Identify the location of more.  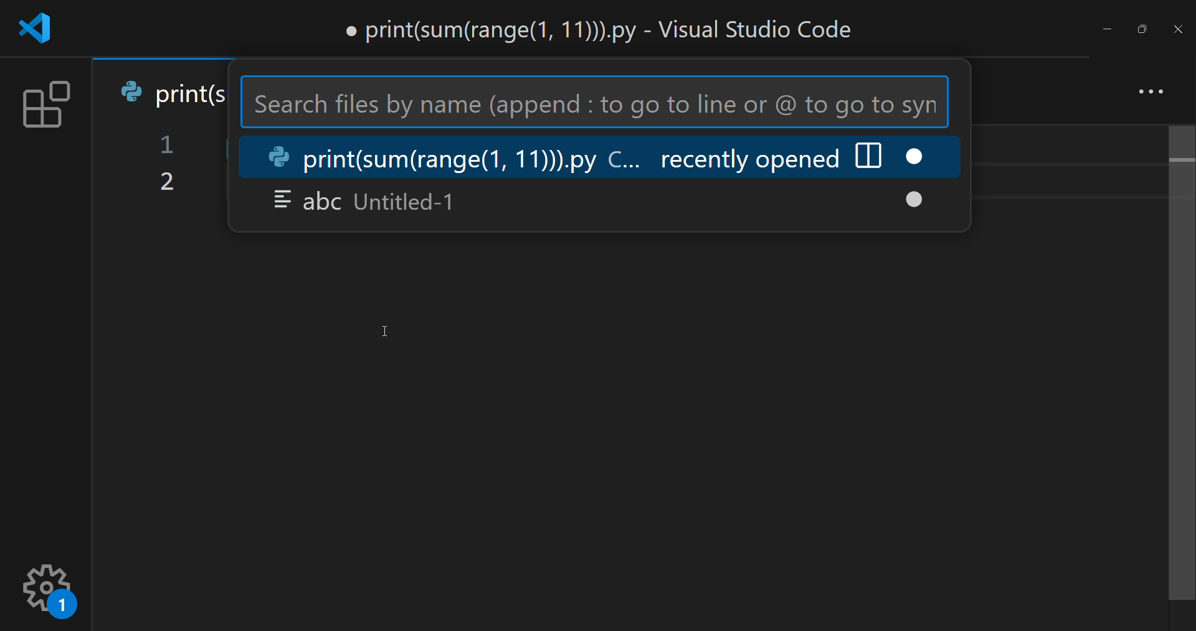
(1148, 89).